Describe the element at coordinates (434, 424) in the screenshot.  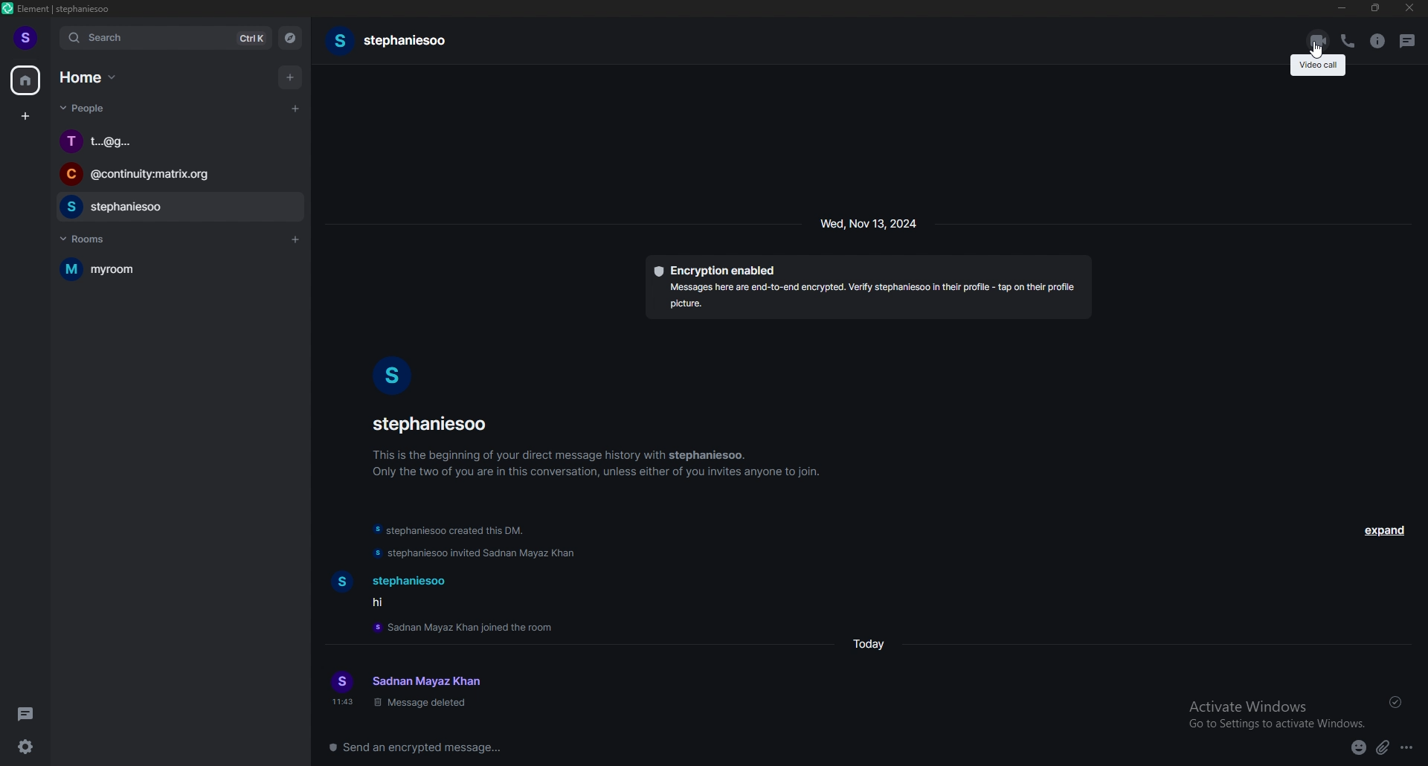
I see `username` at that location.